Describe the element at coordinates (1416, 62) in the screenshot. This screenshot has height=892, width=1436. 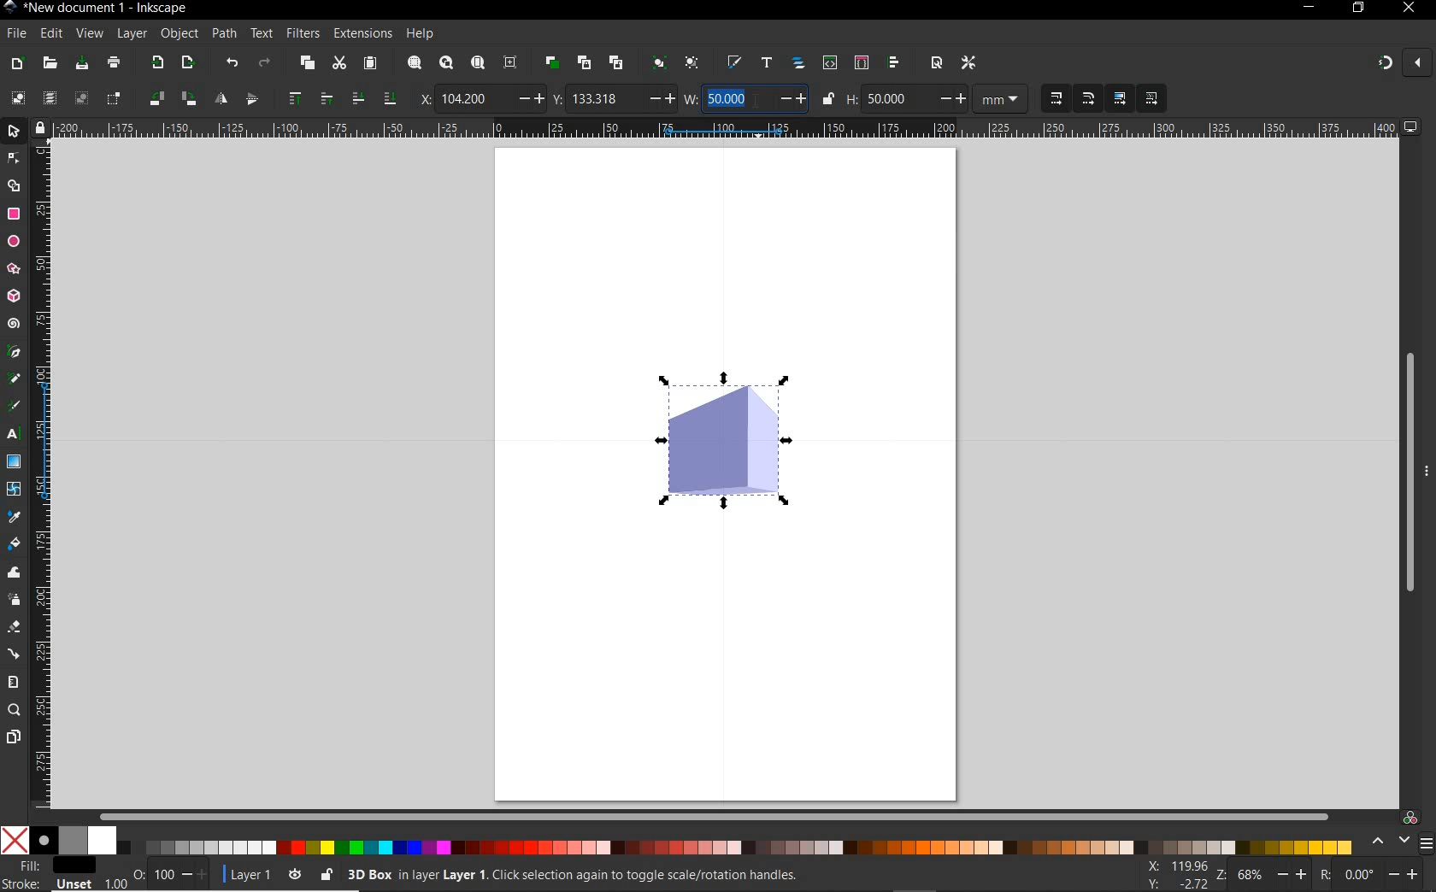
I see `close` at that location.